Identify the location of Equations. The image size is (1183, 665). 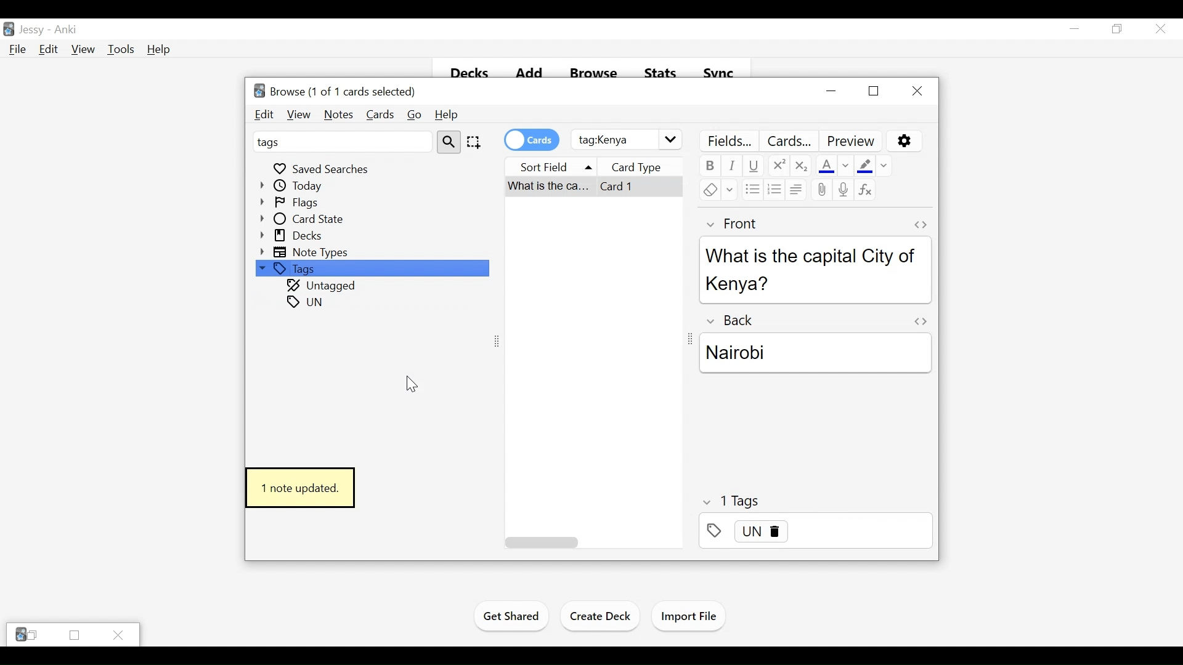
(866, 190).